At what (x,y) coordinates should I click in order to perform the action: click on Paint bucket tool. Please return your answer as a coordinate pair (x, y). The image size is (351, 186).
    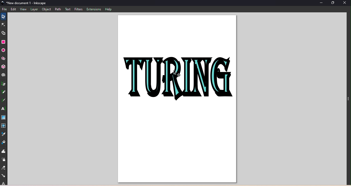
    Looking at the image, I should click on (5, 142).